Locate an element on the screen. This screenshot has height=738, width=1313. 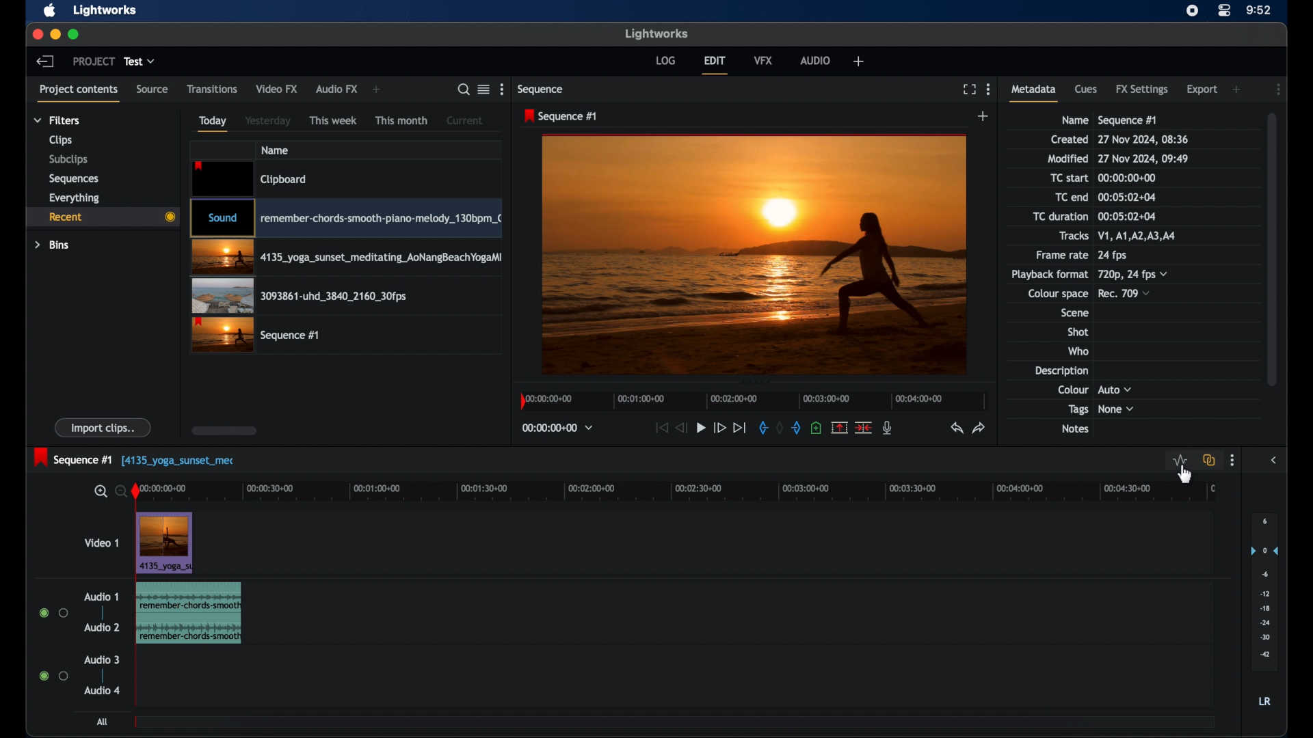
tracks is located at coordinates (1141, 236).